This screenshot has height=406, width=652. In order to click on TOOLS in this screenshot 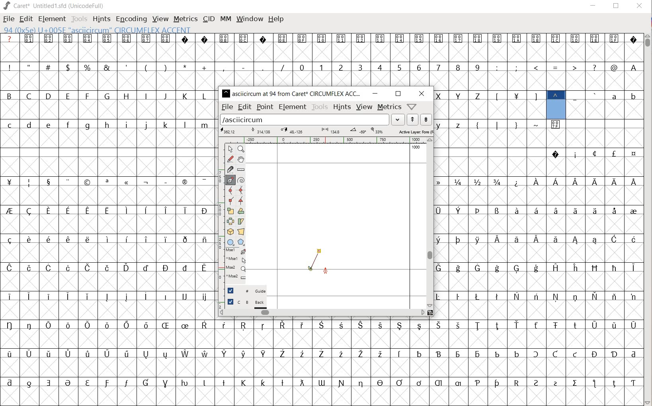, I will do `click(79, 19)`.